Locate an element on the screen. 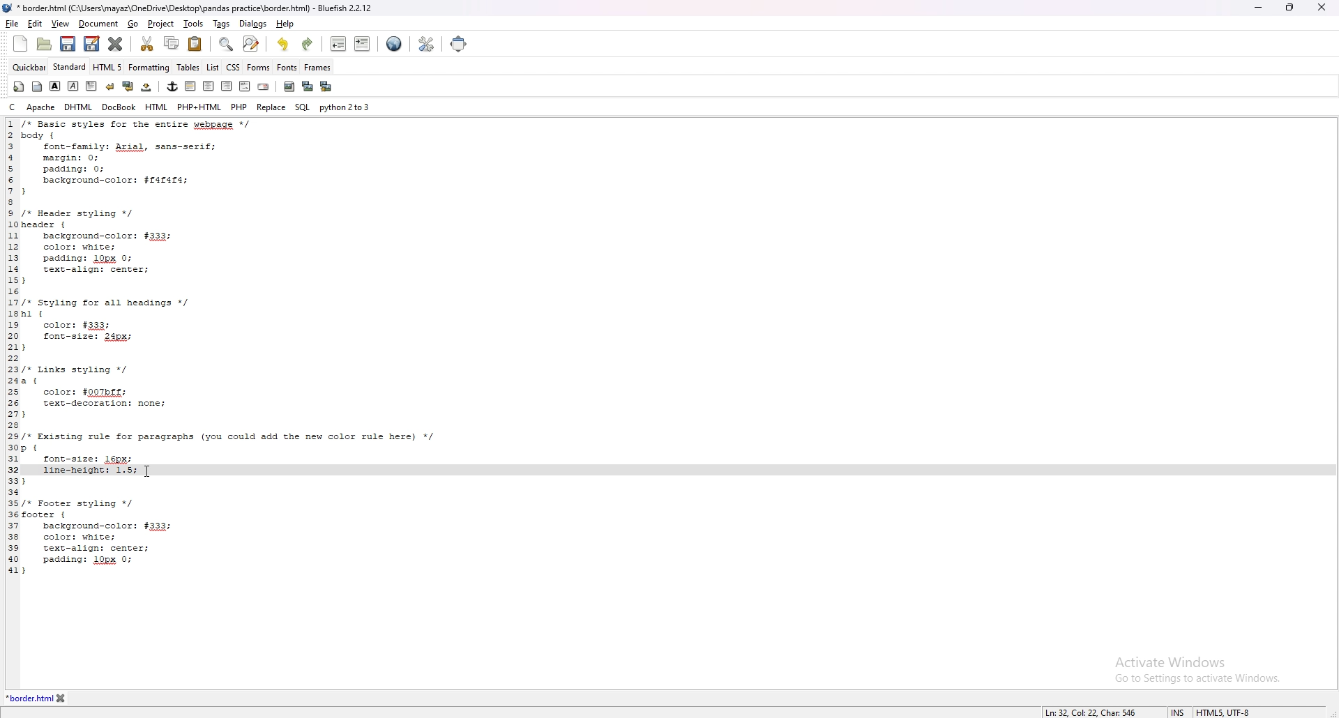 This screenshot has width=1339, height=718. sql is located at coordinates (303, 107).